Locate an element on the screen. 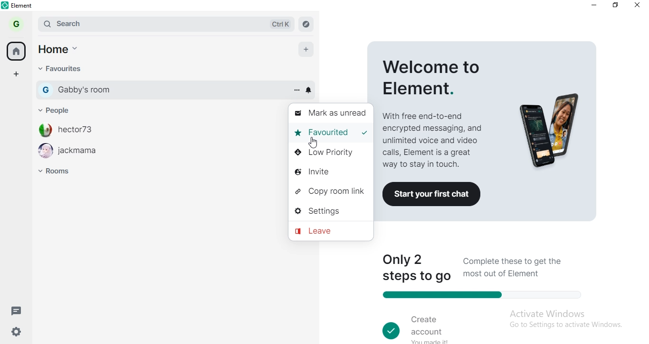 The width and height of the screenshot is (649, 344). low priority is located at coordinates (331, 154).